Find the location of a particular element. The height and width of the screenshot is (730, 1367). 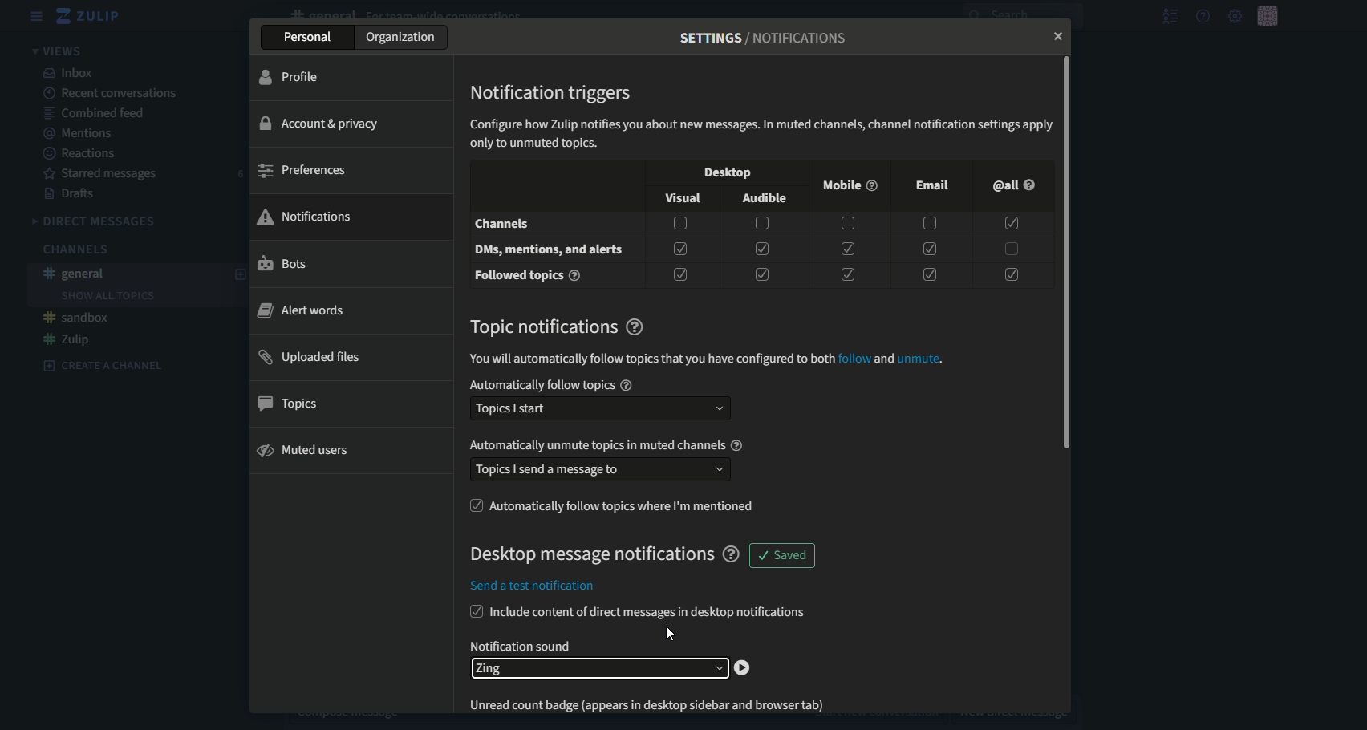

and is located at coordinates (884, 359).